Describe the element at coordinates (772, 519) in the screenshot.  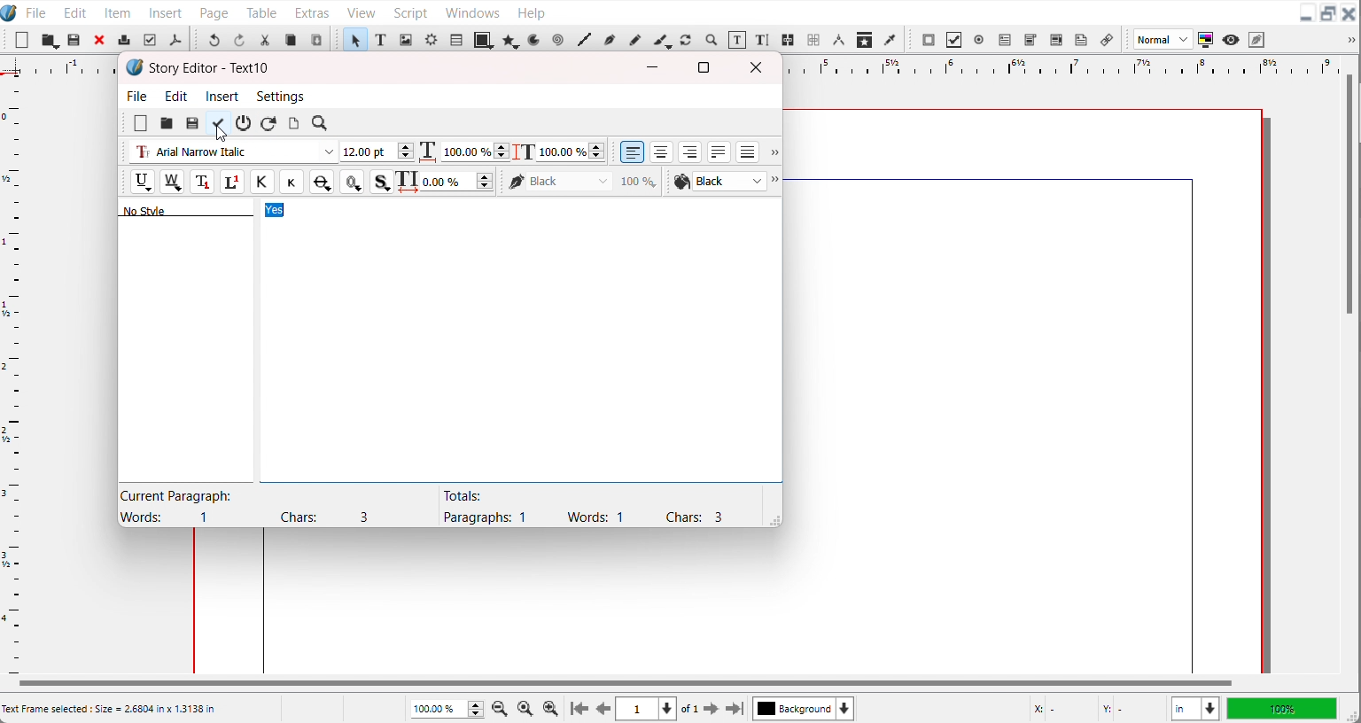
I see `Window adjuster` at that location.